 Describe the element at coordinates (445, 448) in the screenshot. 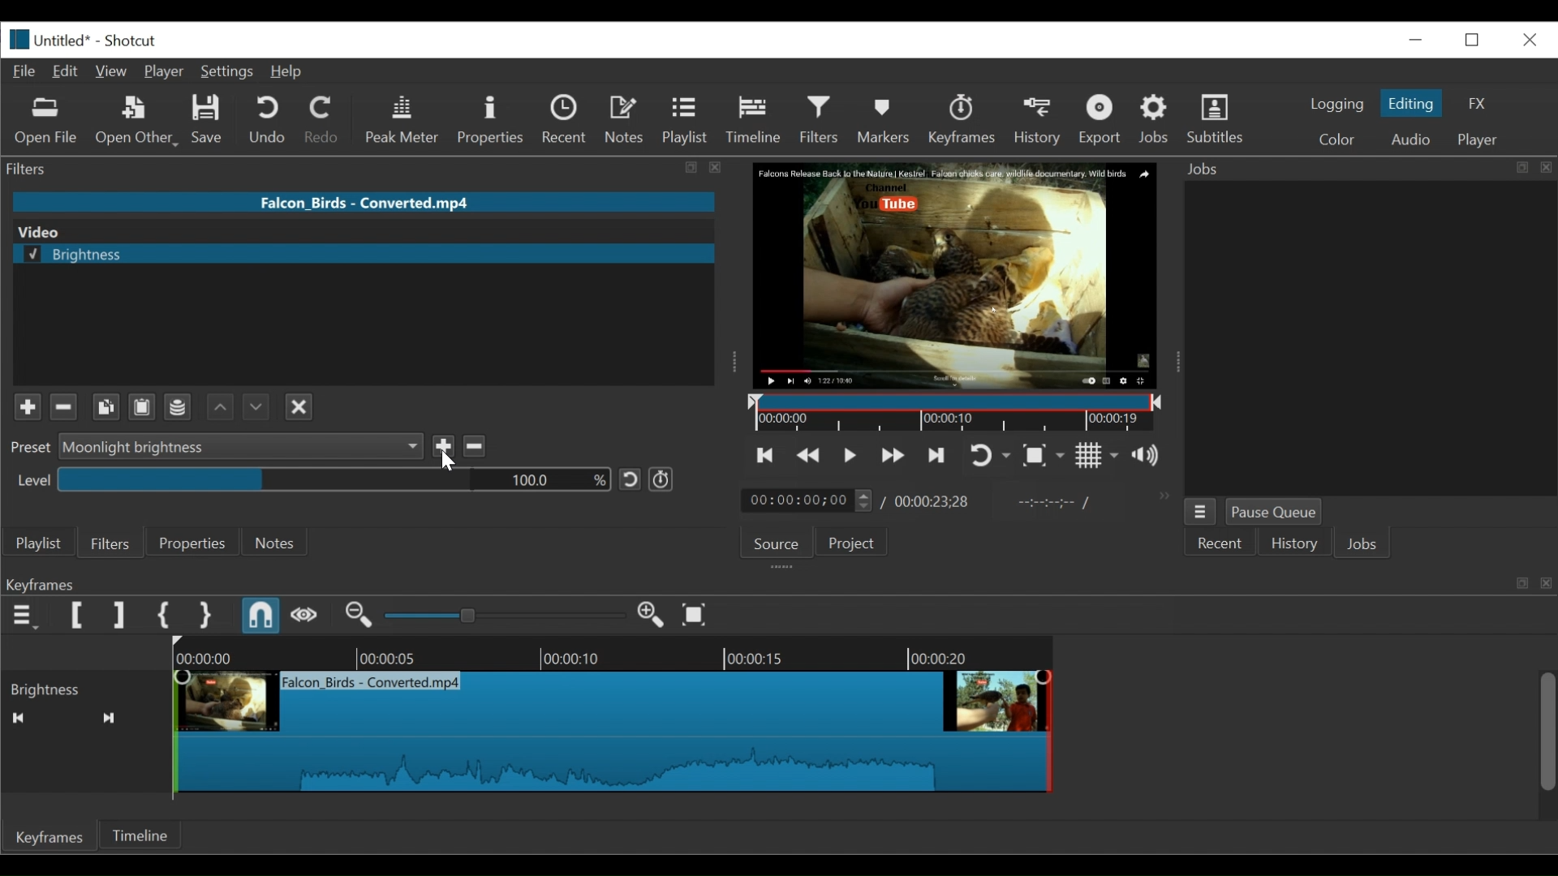

I see `Save ` at that location.